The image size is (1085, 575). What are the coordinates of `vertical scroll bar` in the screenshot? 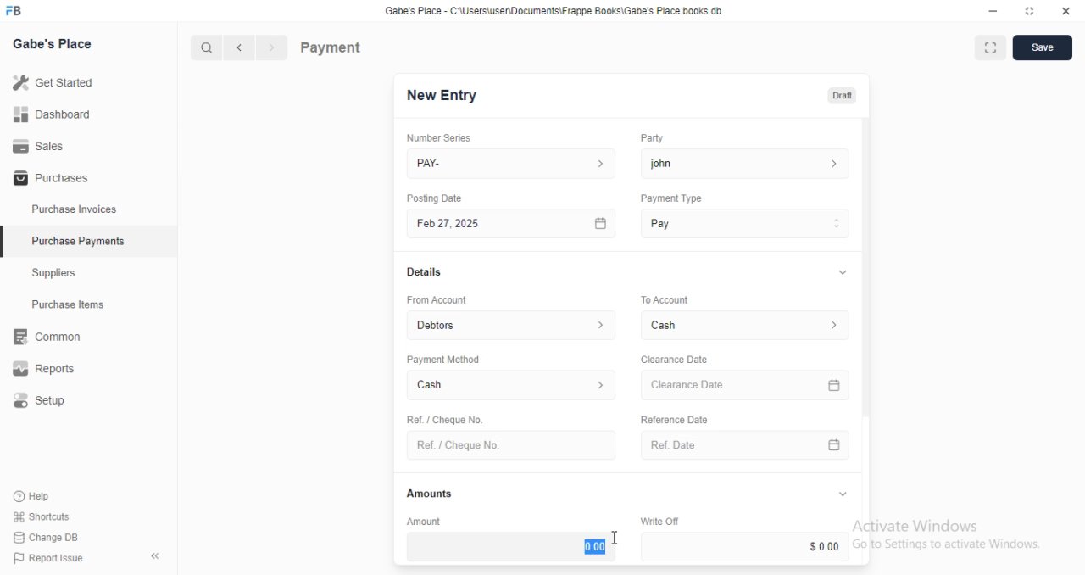 It's located at (866, 342).